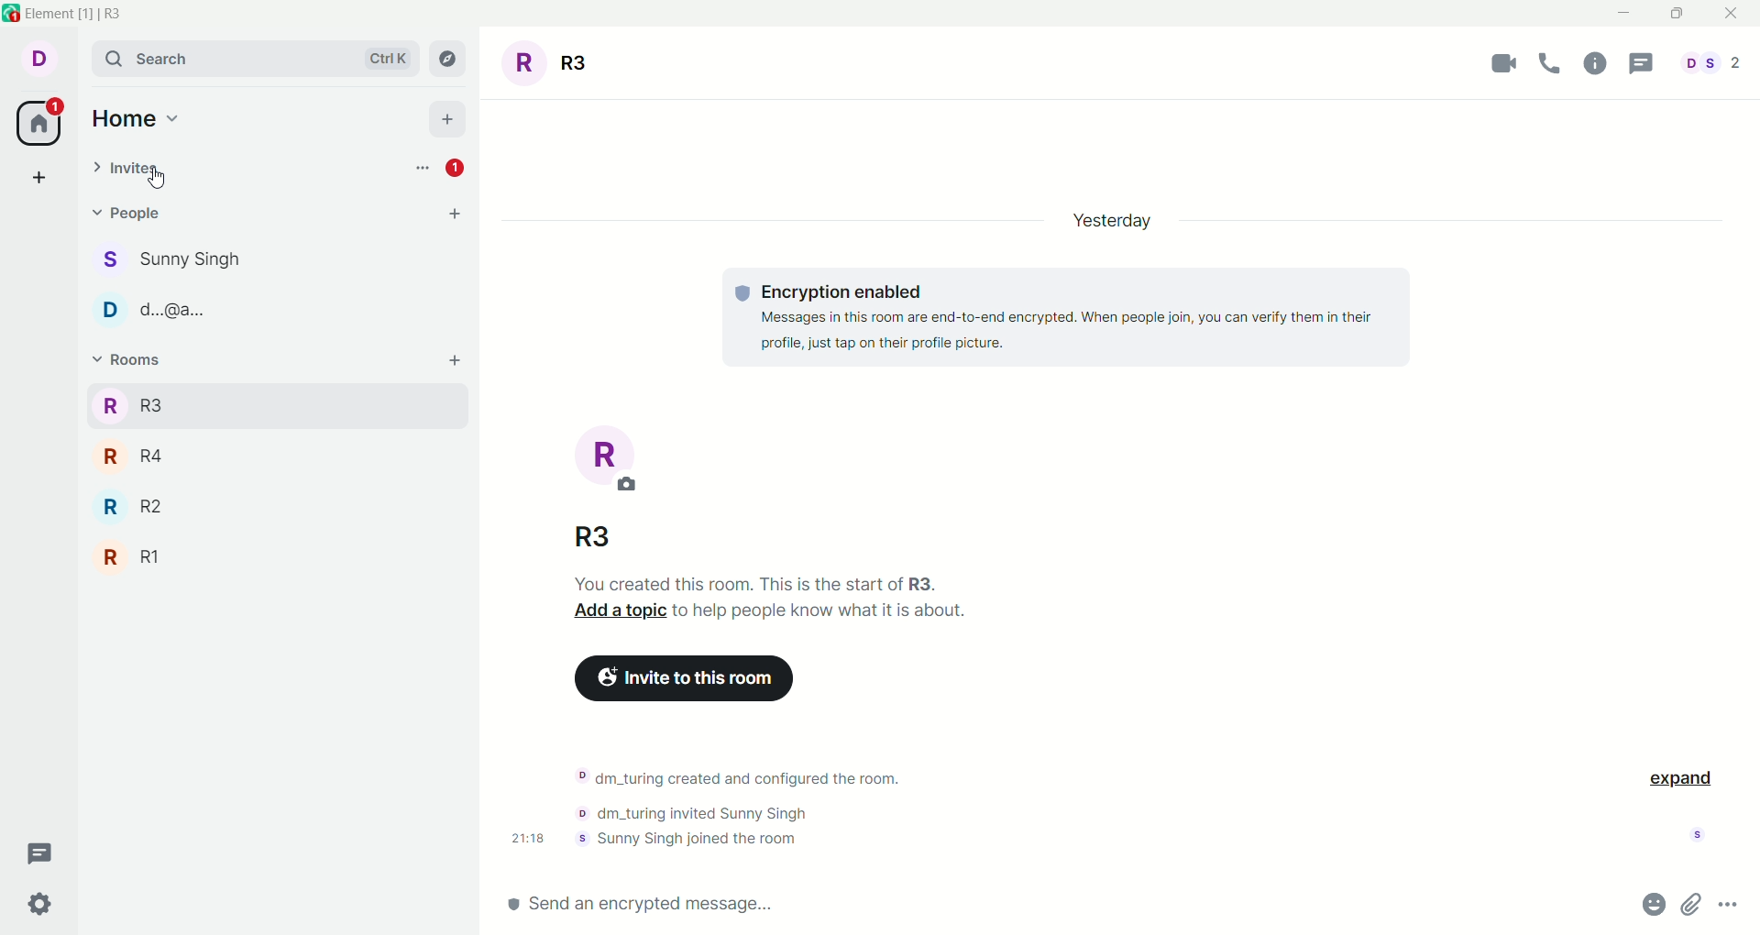  I want to click on text, so click(744, 582).